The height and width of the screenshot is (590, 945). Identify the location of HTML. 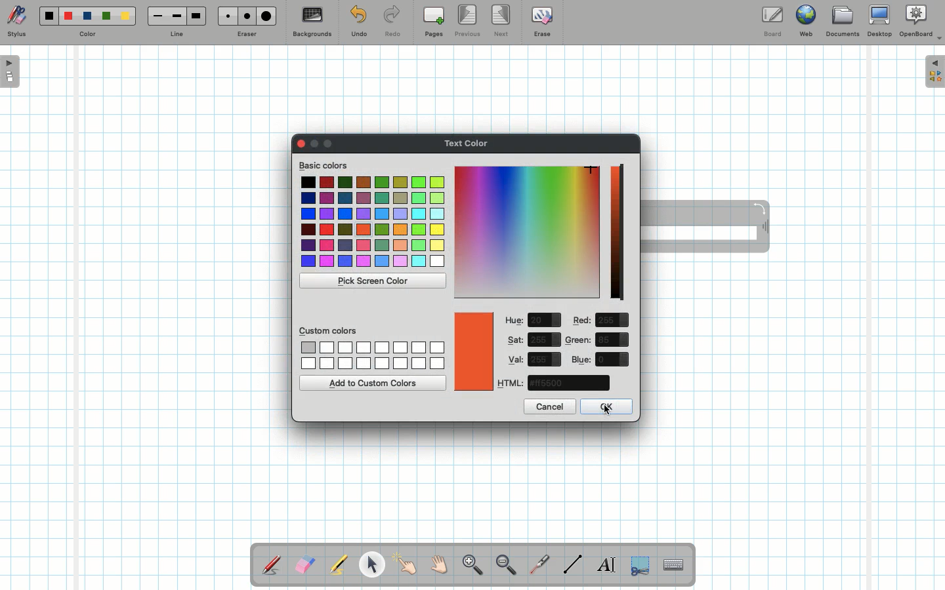
(511, 383).